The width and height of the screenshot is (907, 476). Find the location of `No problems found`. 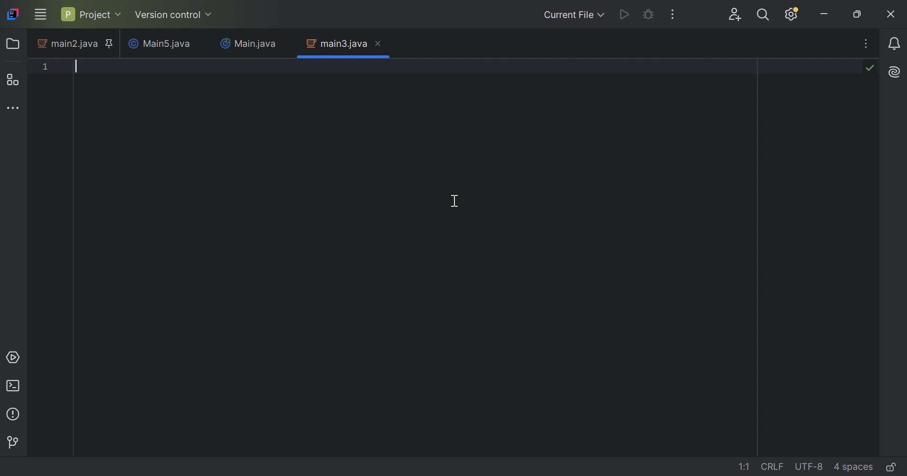

No problems found is located at coordinates (870, 68).